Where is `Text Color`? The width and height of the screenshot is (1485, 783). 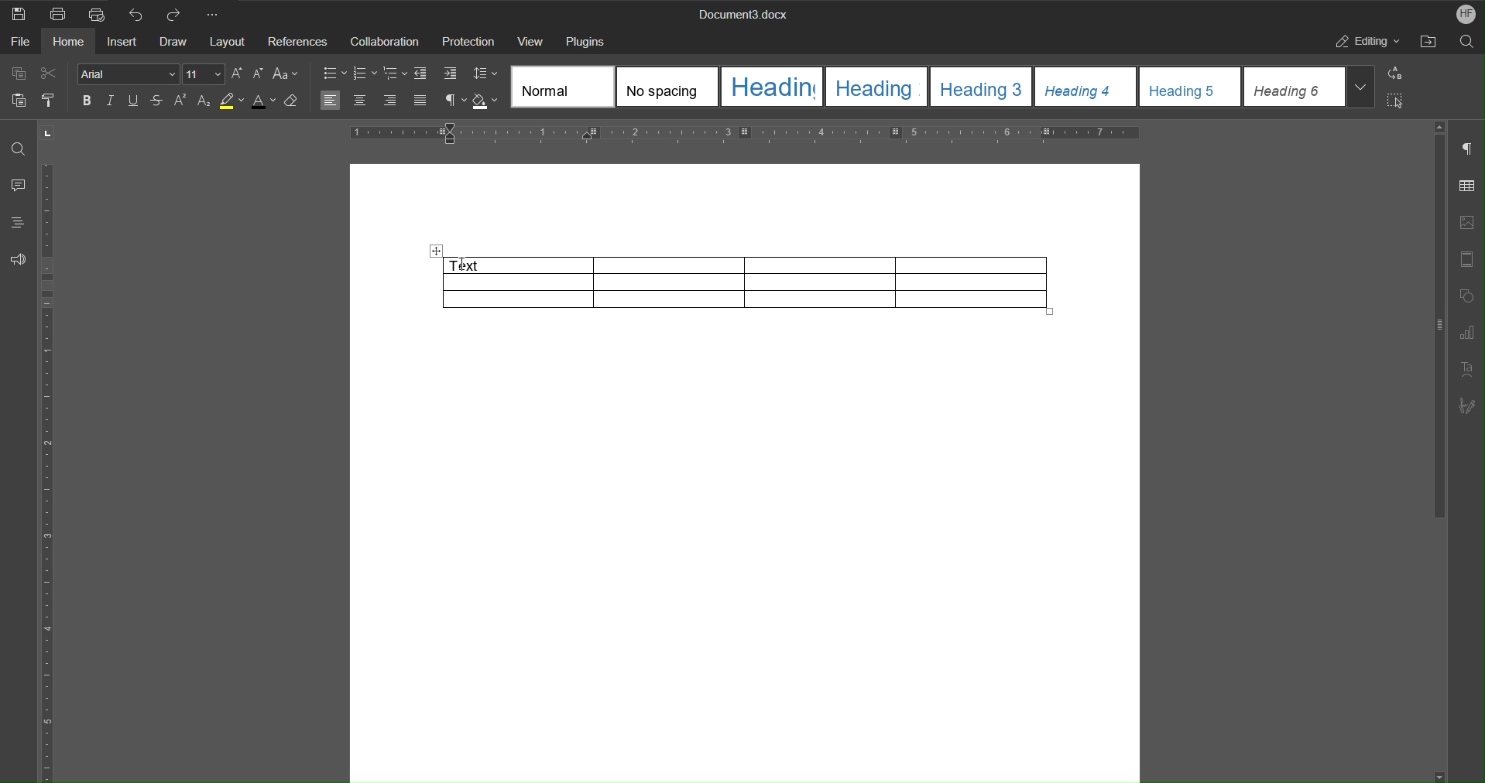 Text Color is located at coordinates (265, 101).